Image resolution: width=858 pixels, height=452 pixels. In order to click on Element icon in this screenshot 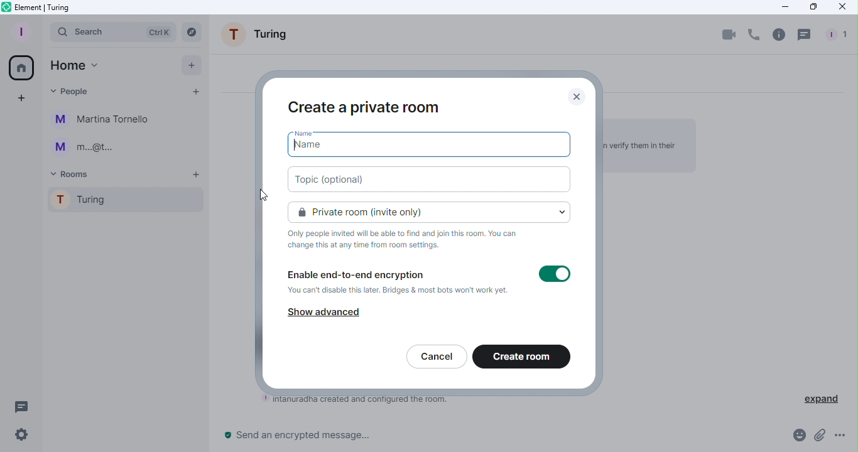, I will do `click(43, 8)`.